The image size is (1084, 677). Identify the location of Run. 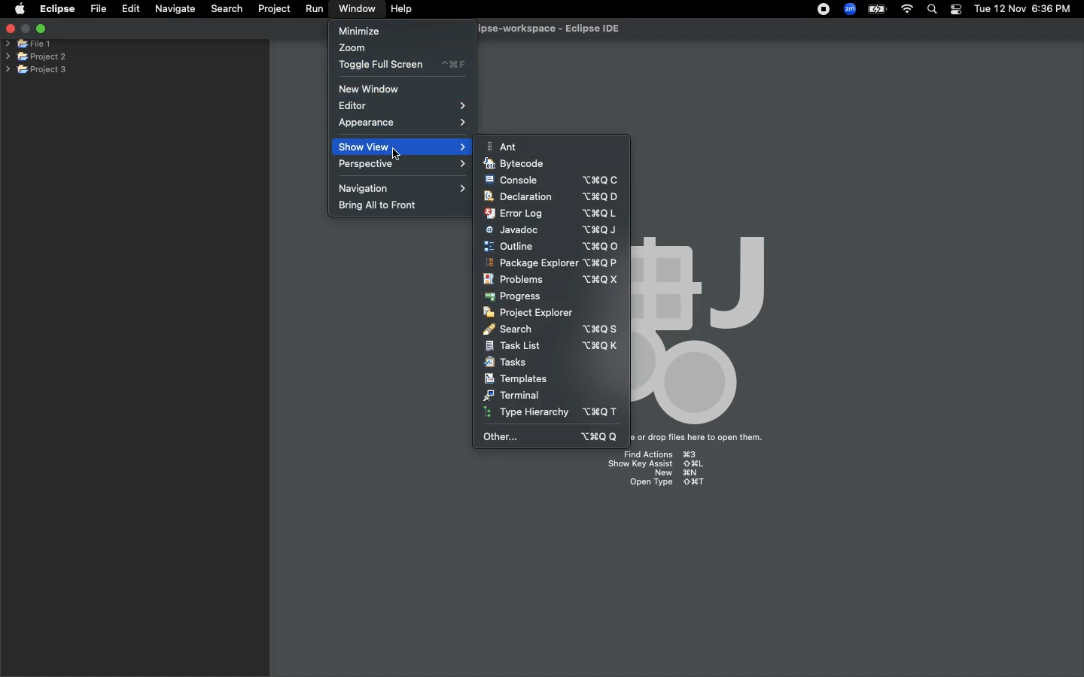
(315, 9).